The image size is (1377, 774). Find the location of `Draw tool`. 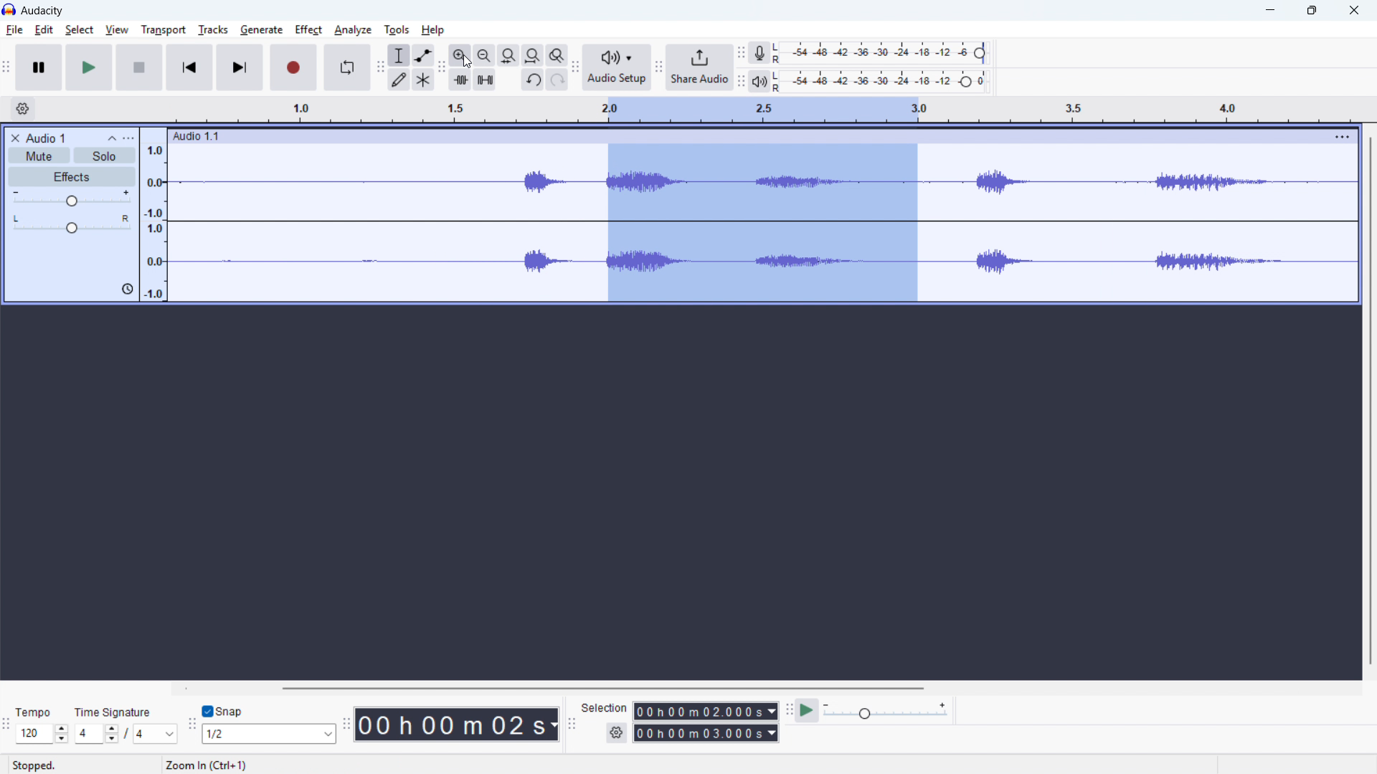

Draw tool is located at coordinates (399, 79).